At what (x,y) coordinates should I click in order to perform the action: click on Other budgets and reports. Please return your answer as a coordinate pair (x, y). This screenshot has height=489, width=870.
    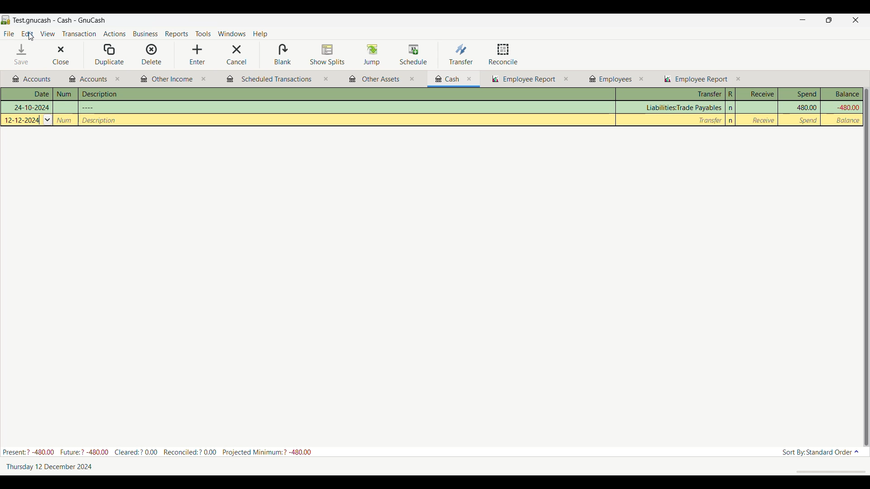
    Looking at the image, I should click on (375, 80).